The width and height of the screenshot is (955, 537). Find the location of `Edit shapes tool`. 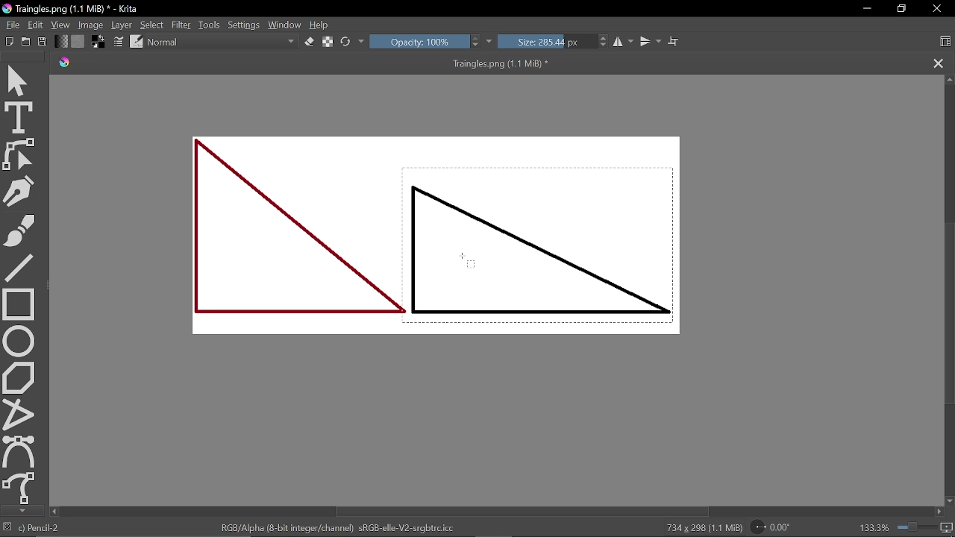

Edit shapes tool is located at coordinates (19, 154).